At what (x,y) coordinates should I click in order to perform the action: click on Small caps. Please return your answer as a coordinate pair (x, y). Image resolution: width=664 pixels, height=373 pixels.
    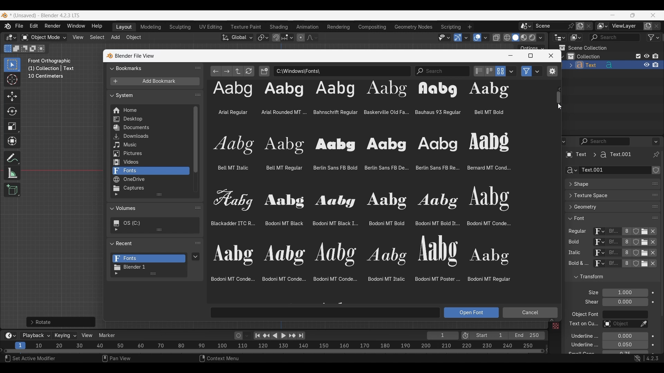
    Looking at the image, I should click on (625, 352).